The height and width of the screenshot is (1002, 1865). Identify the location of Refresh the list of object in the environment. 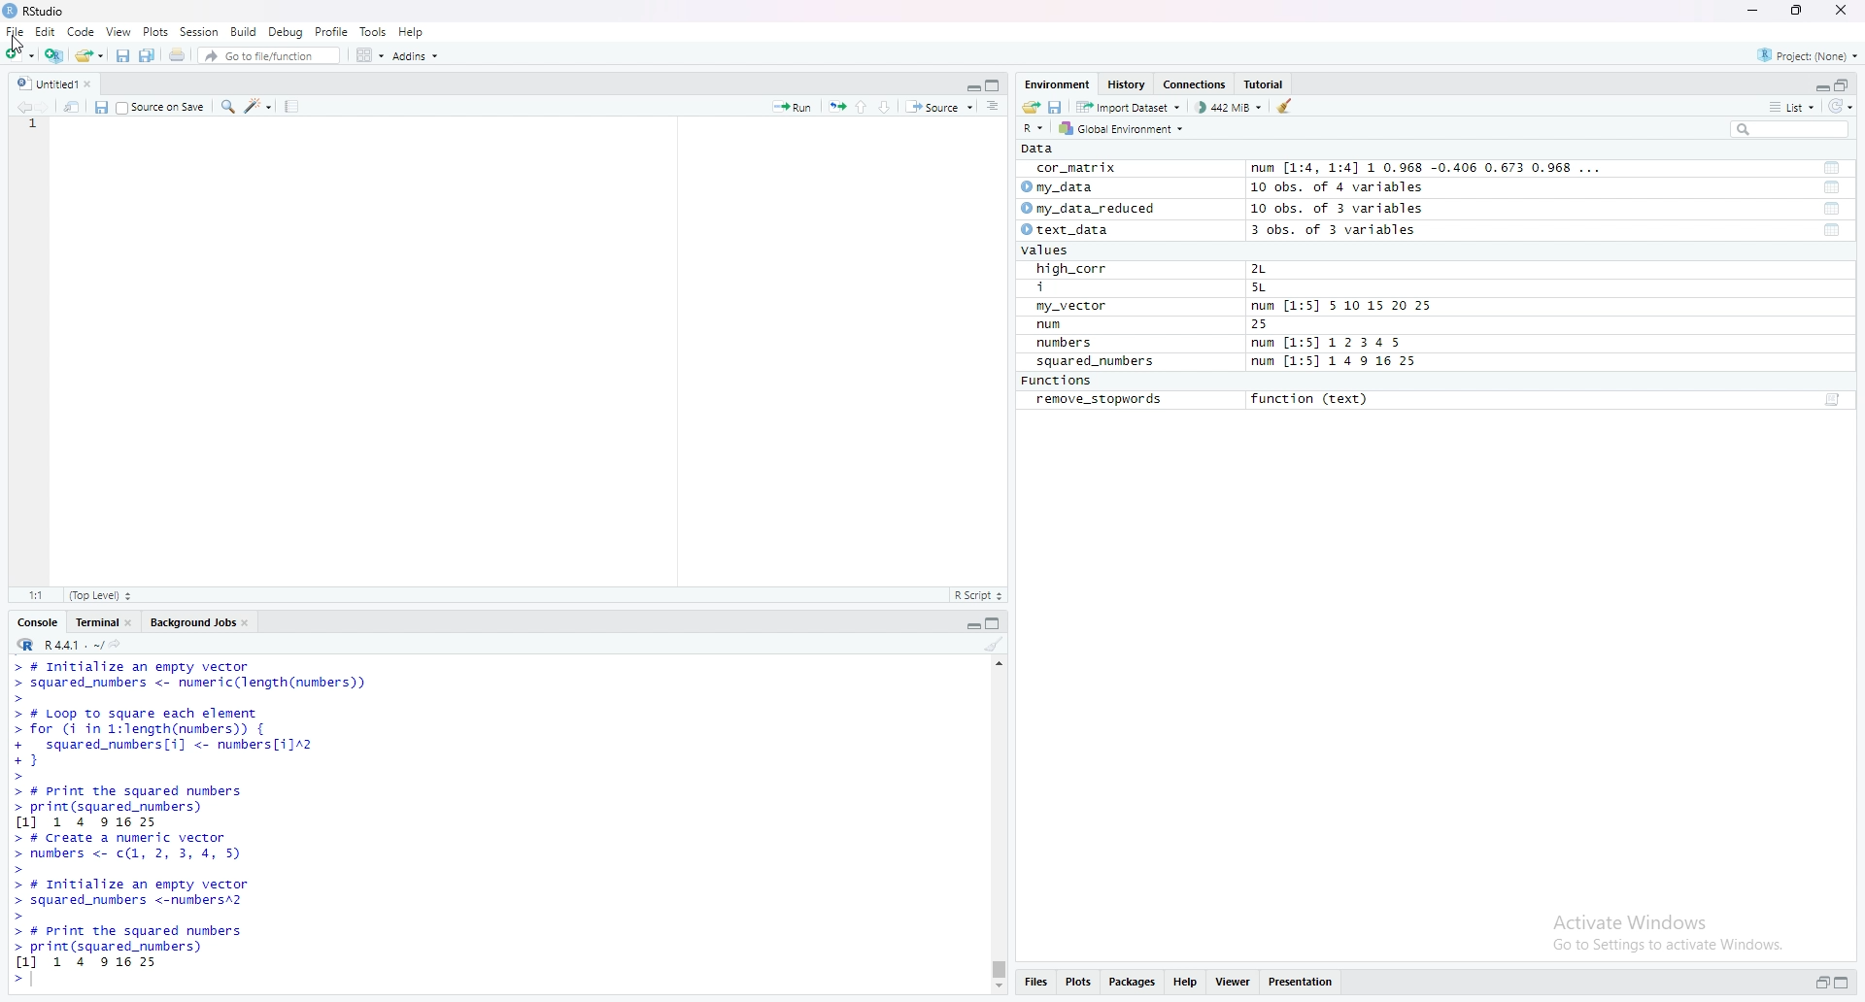
(1847, 106).